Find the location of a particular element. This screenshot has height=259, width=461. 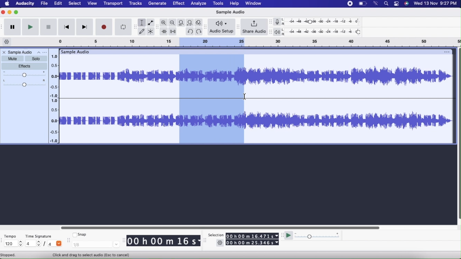

Playback meter is located at coordinates (279, 32).